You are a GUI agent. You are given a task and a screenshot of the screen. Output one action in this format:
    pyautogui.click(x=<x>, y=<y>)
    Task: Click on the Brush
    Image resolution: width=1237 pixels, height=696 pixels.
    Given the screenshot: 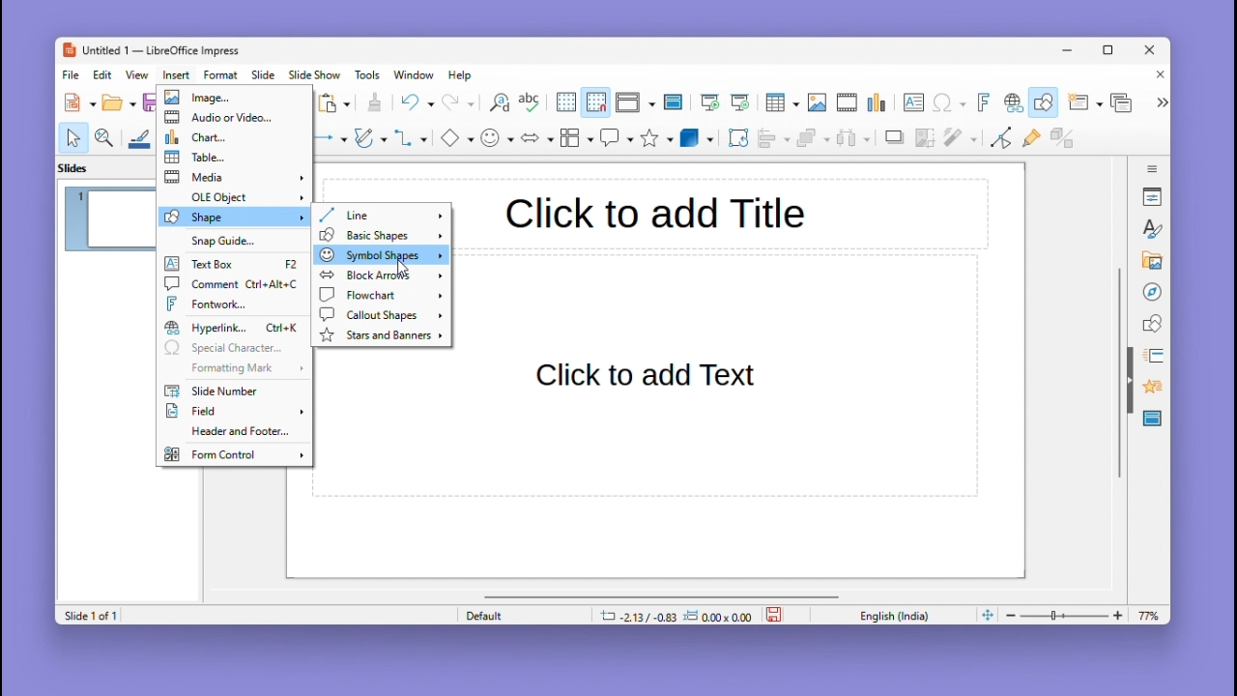 What is the action you would take?
    pyautogui.click(x=140, y=135)
    